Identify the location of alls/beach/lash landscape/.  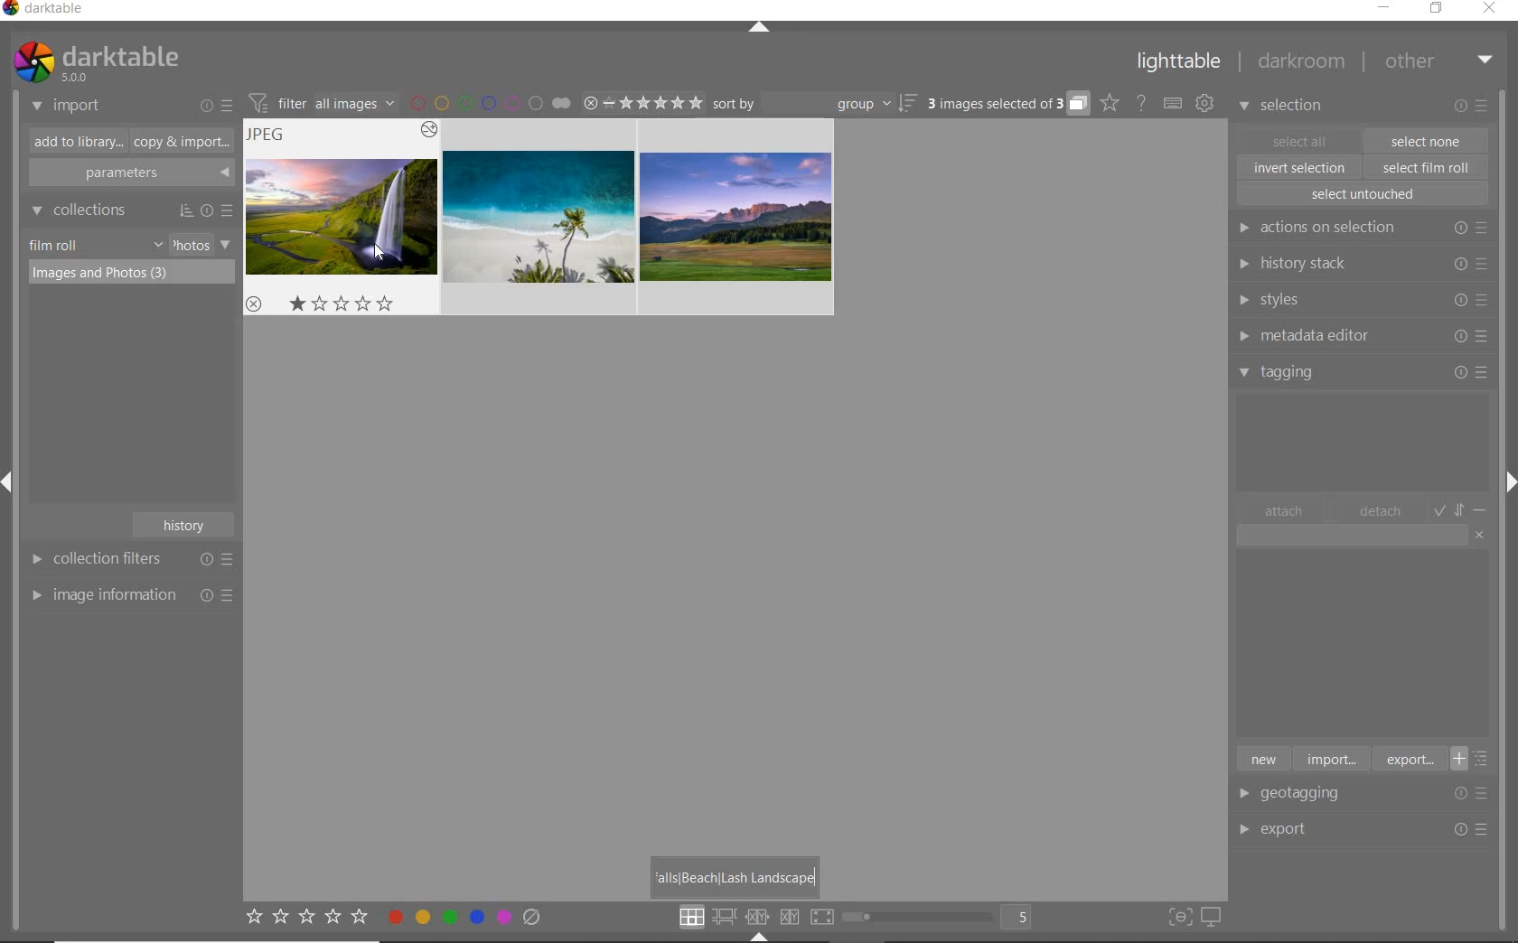
(738, 874).